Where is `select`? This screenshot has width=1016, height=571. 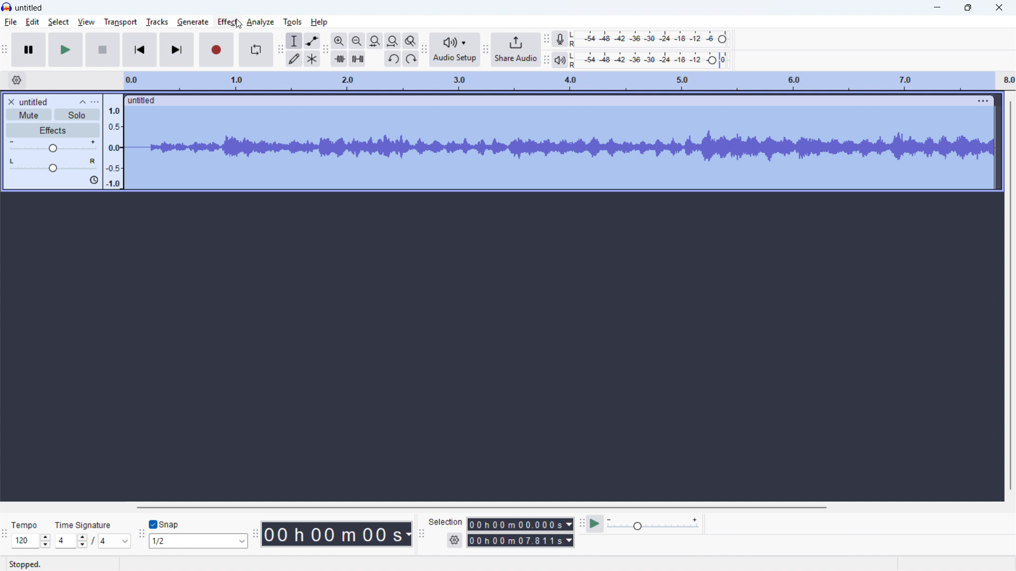 select is located at coordinates (59, 22).